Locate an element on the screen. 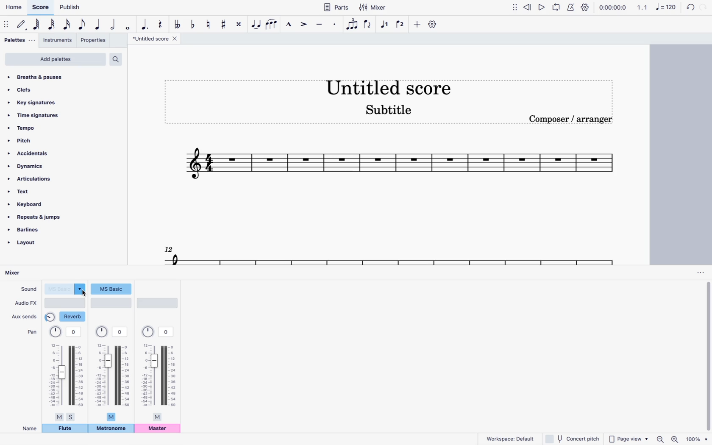 The height and width of the screenshot is (445, 712). play is located at coordinates (542, 7).